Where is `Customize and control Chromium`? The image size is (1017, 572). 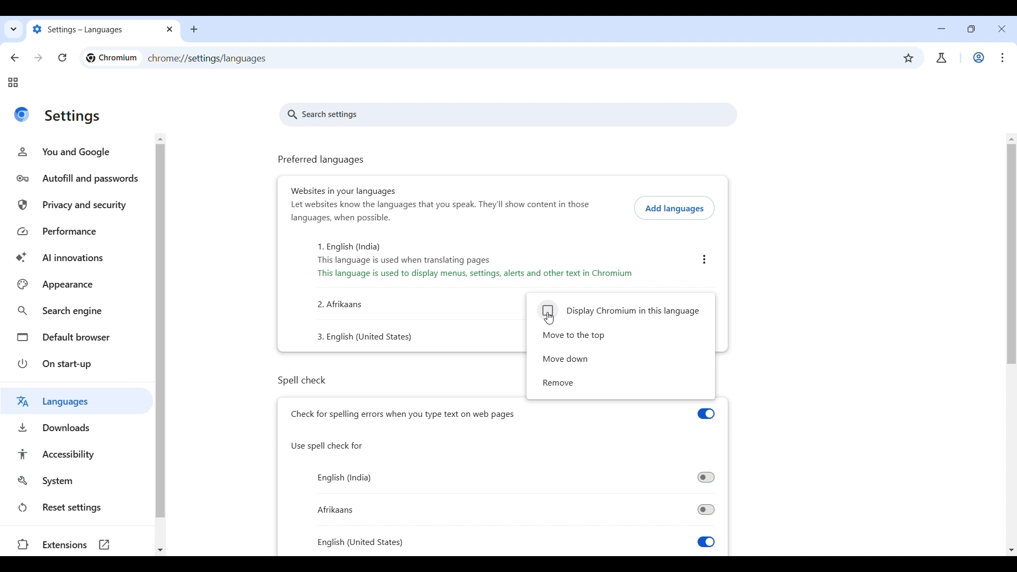
Customize and control Chromium is located at coordinates (1001, 57).